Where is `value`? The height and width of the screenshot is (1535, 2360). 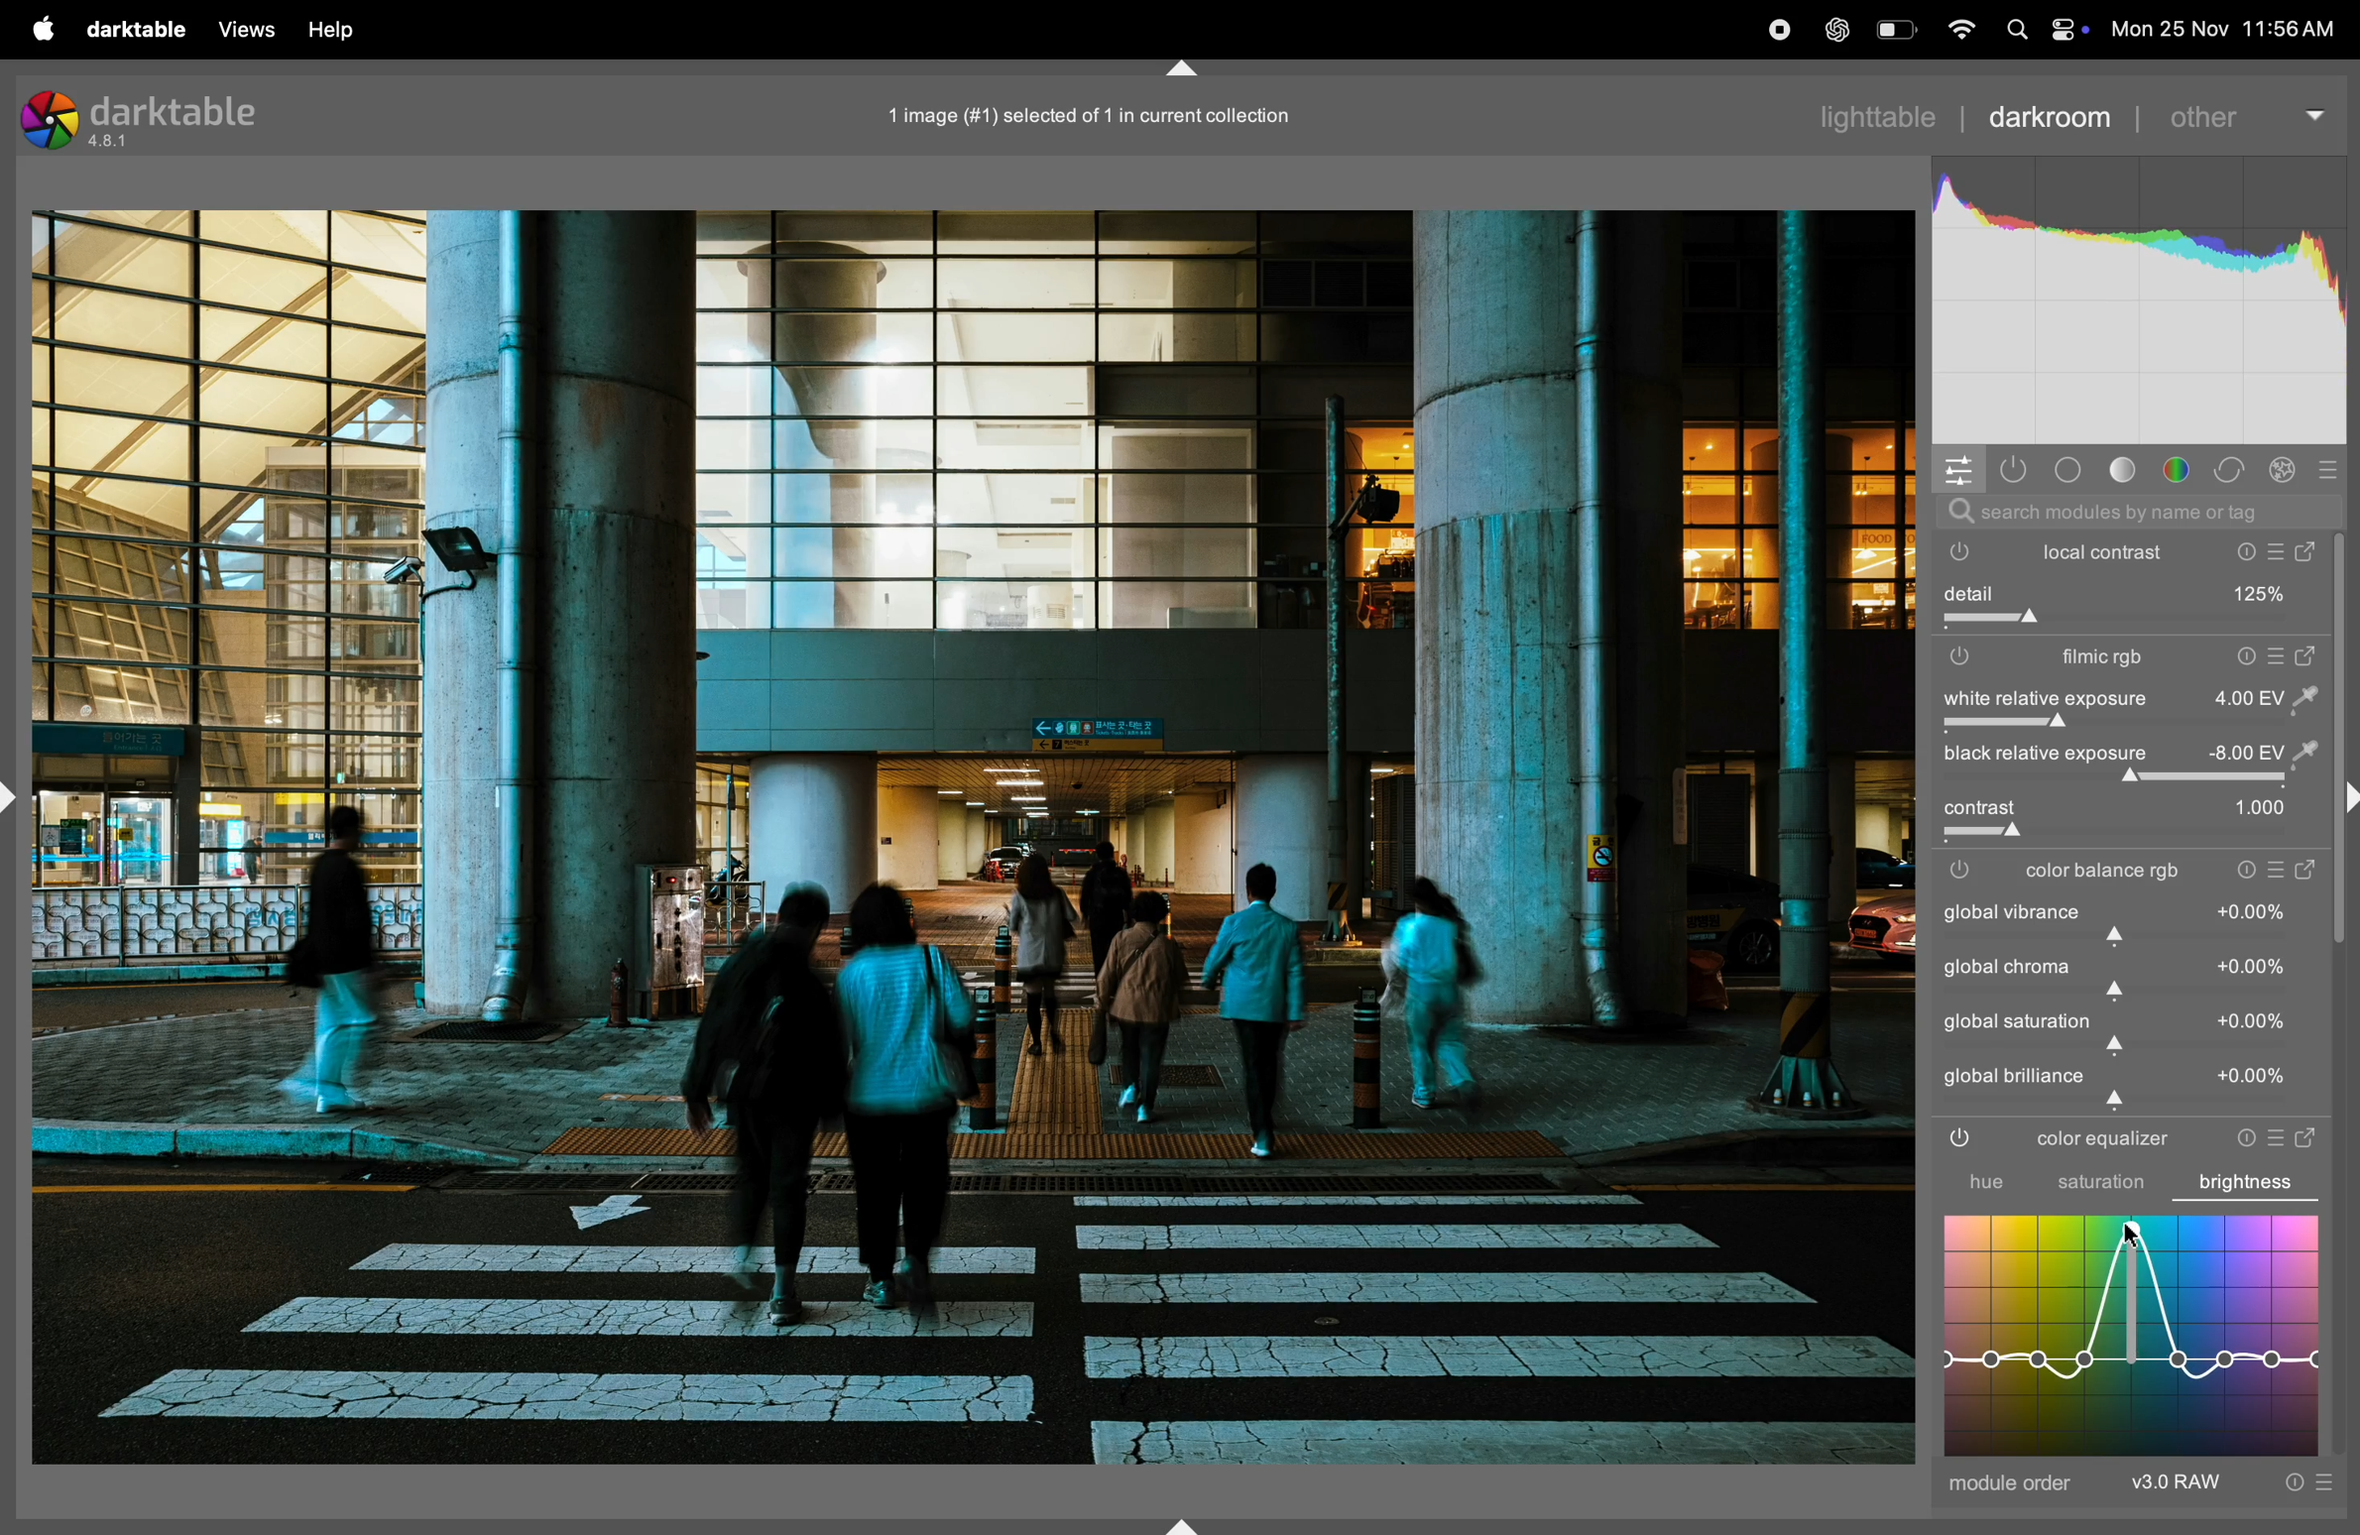 value is located at coordinates (2259, 808).